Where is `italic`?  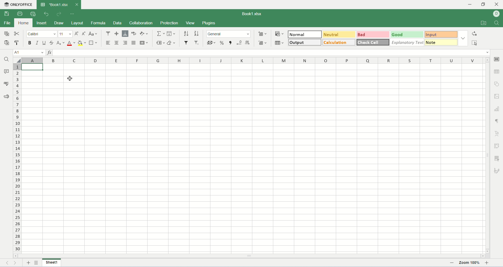 italic is located at coordinates (37, 43).